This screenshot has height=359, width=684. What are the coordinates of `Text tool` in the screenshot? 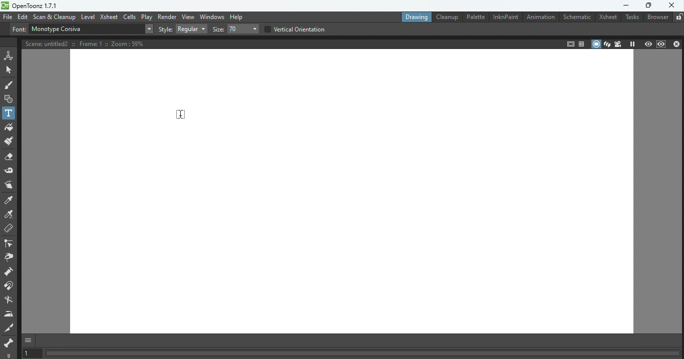 It's located at (10, 113).